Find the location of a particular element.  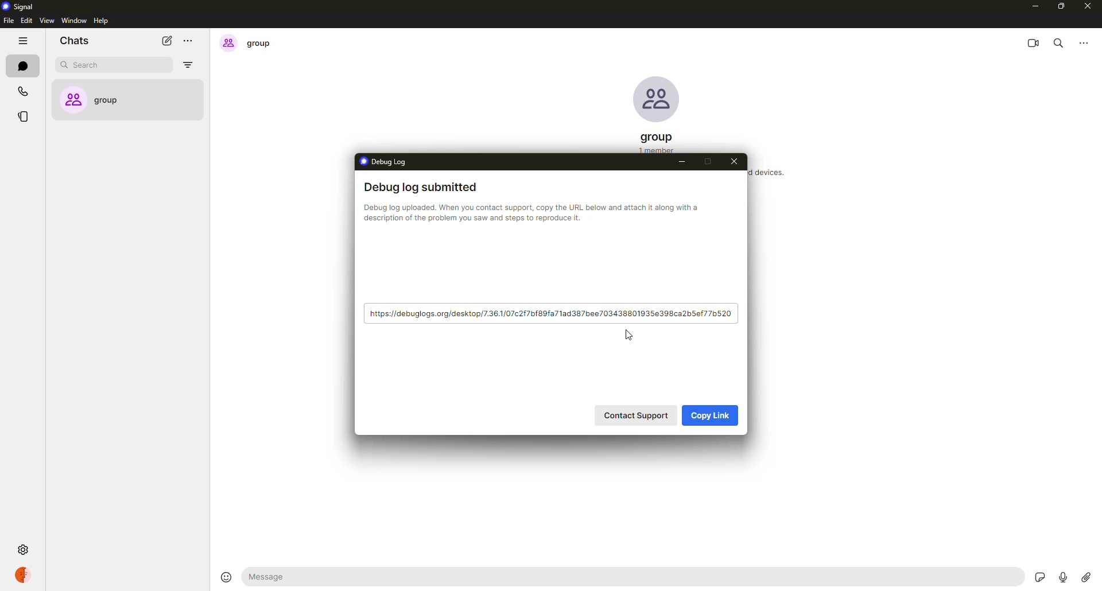

stickers is located at coordinates (1042, 577).